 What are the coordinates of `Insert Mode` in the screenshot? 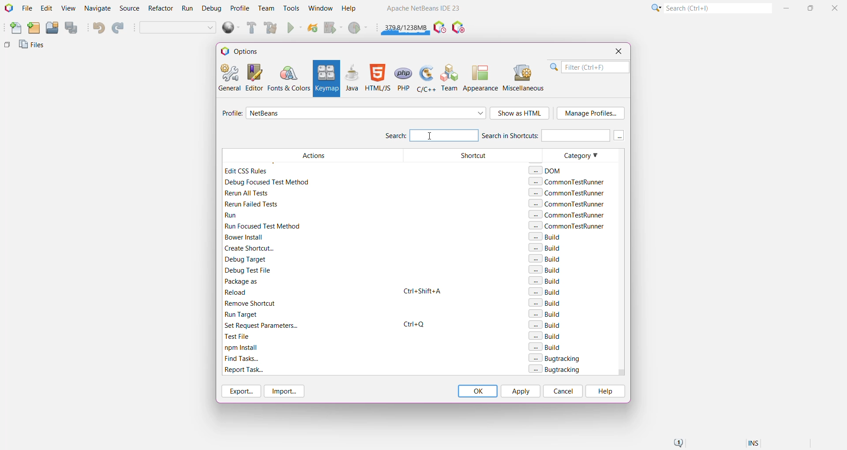 It's located at (754, 444).